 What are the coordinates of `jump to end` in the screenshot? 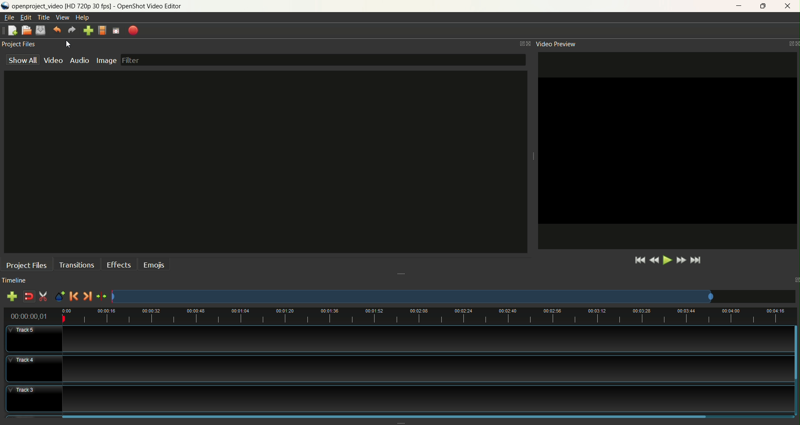 It's located at (697, 260).